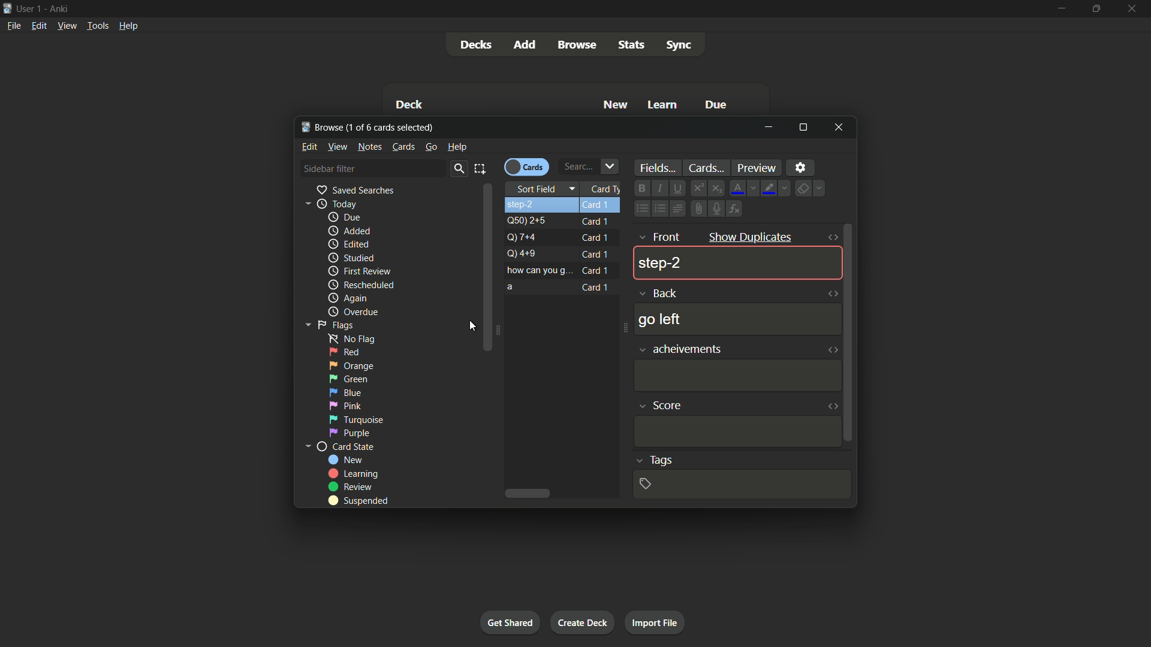  Describe the element at coordinates (469, 326) in the screenshot. I see `Cursor` at that location.